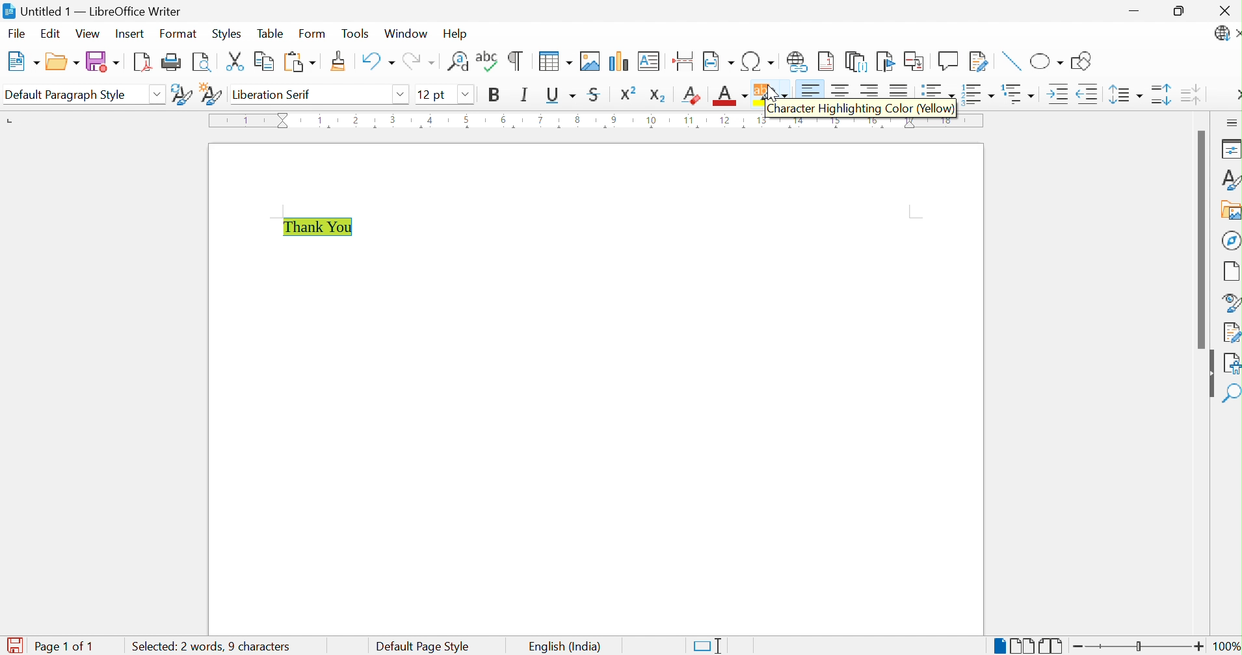 The width and height of the screenshot is (1242, 655). I want to click on Paste, so click(300, 62).